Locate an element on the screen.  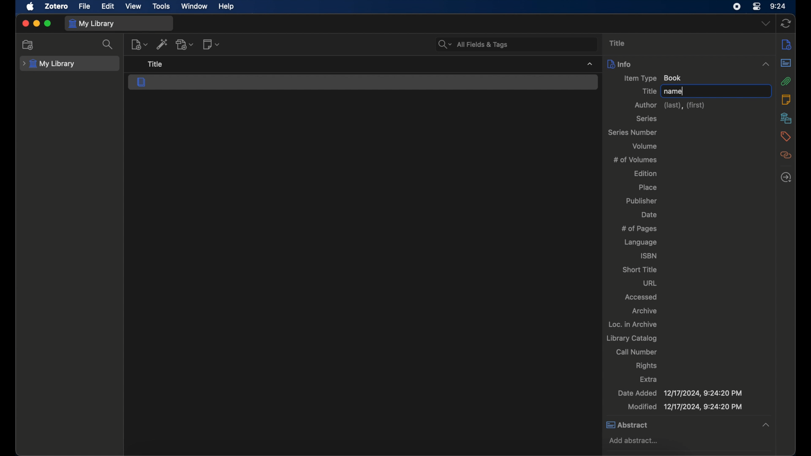
zotero is located at coordinates (56, 6).